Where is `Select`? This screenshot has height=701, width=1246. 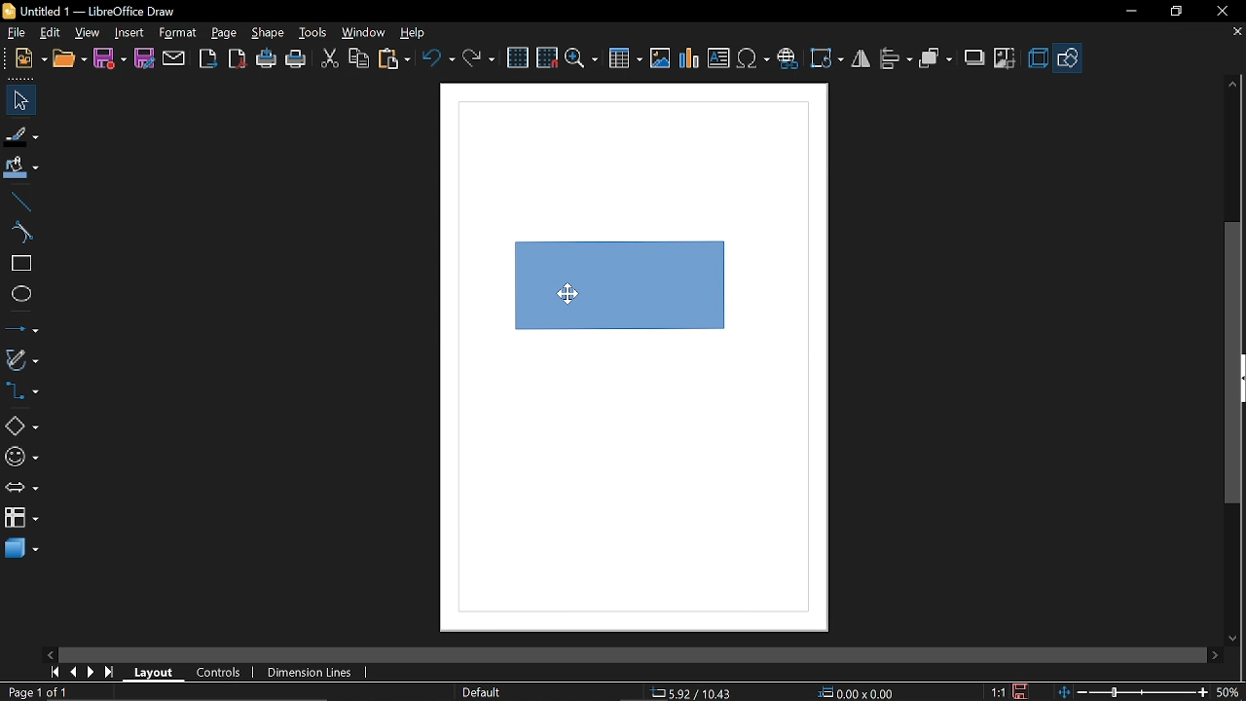 Select is located at coordinates (19, 101).